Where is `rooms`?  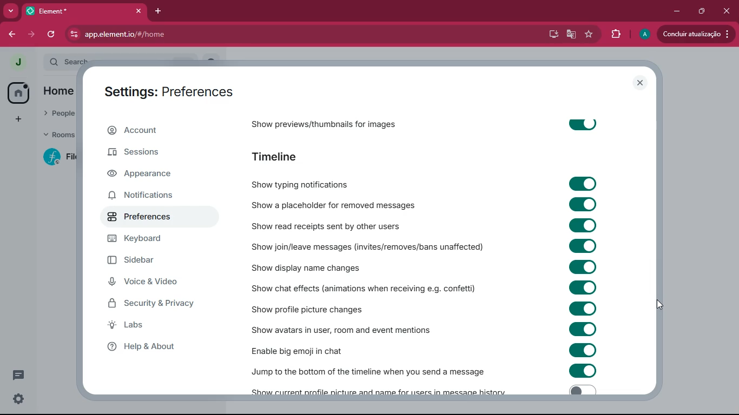 rooms is located at coordinates (58, 135).